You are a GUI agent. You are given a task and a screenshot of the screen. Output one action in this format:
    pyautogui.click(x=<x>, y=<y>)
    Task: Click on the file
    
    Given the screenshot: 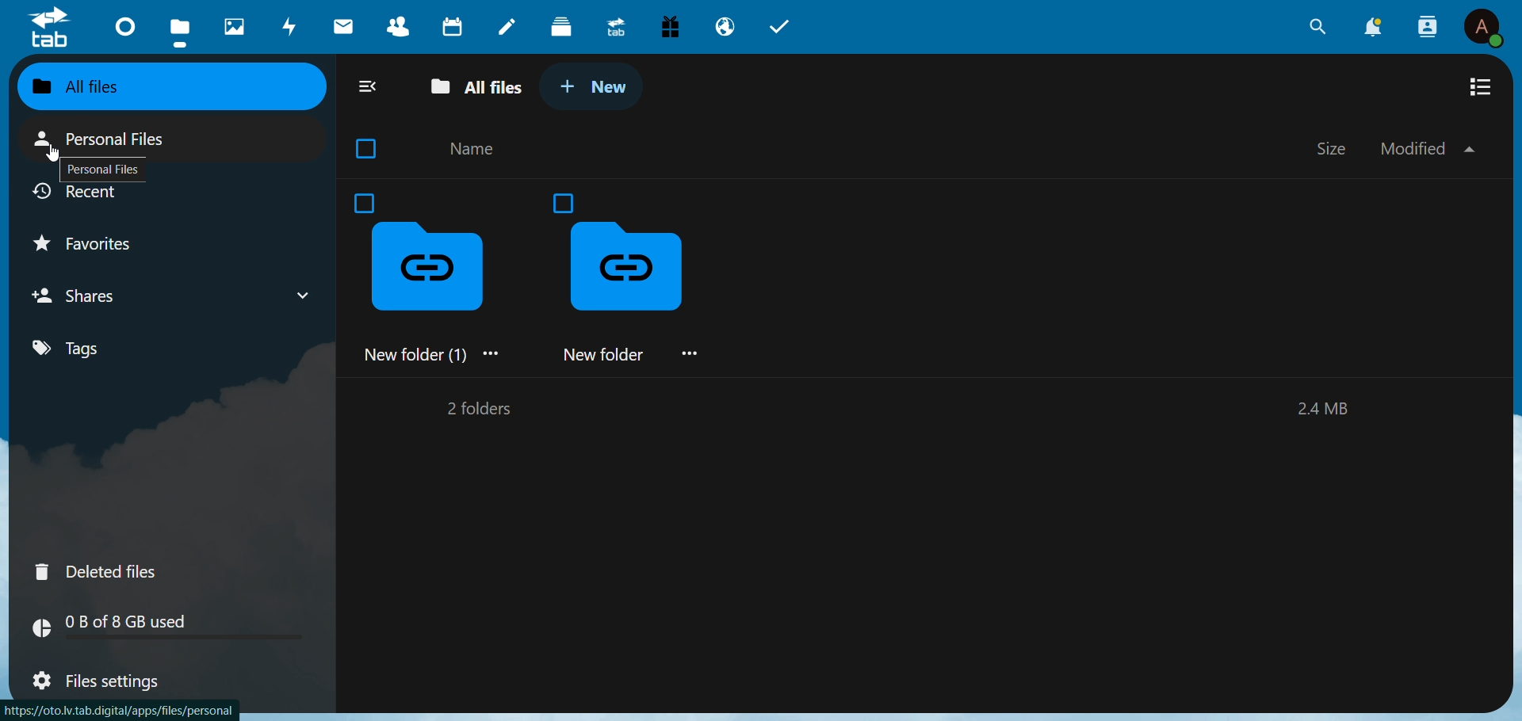 What is the action you would take?
    pyautogui.click(x=180, y=30)
    